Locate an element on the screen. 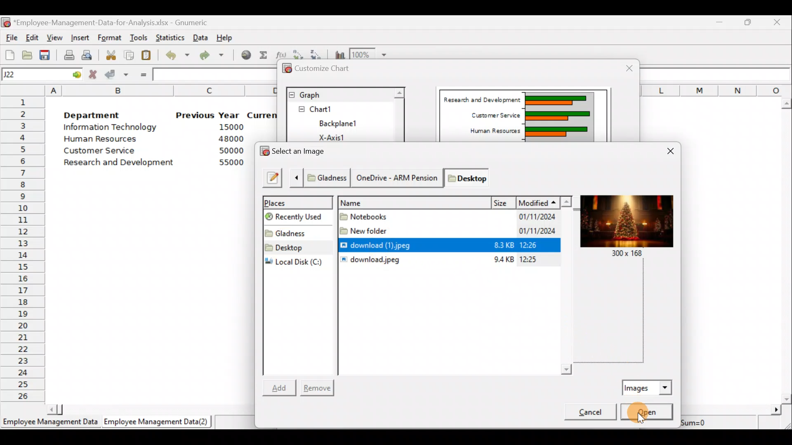 This screenshot has width=792, height=445. Enter formula is located at coordinates (142, 75).